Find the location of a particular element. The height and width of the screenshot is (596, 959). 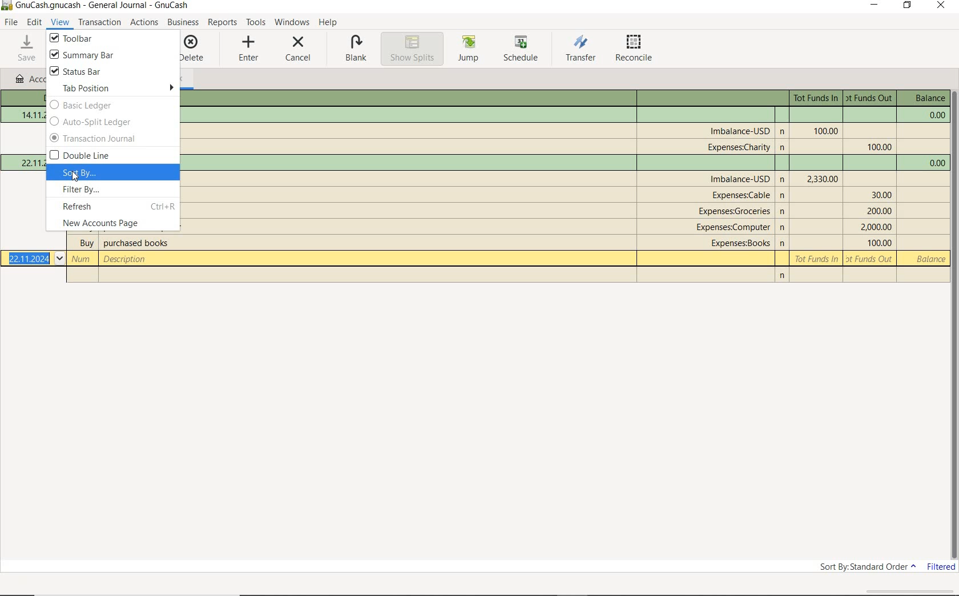

ENTER is located at coordinates (249, 50).